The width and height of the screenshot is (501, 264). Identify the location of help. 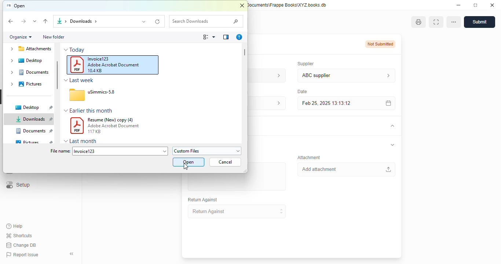
(15, 226).